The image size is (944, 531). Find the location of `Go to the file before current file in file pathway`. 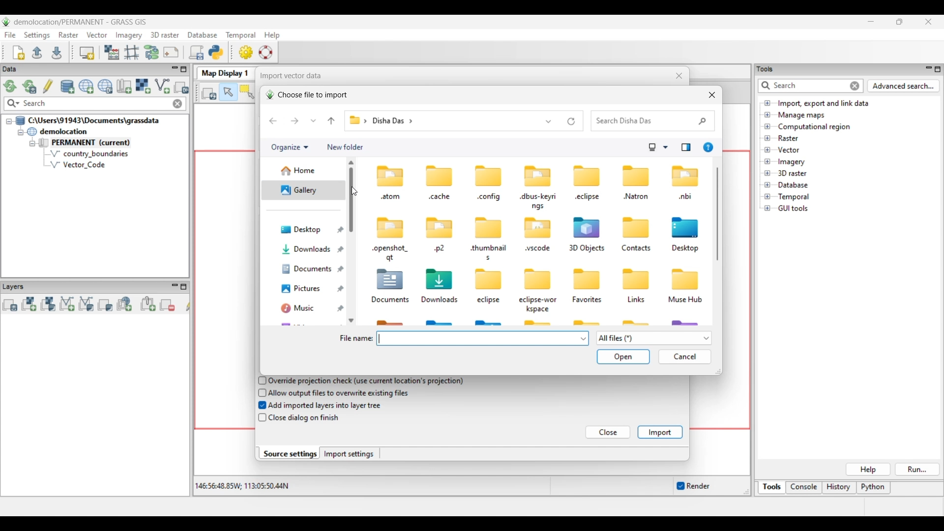

Go to the file before current file in file pathway is located at coordinates (331, 121).